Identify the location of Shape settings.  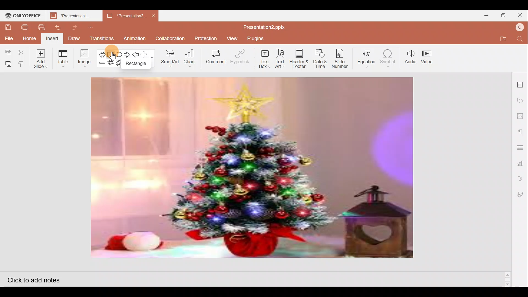
(521, 99).